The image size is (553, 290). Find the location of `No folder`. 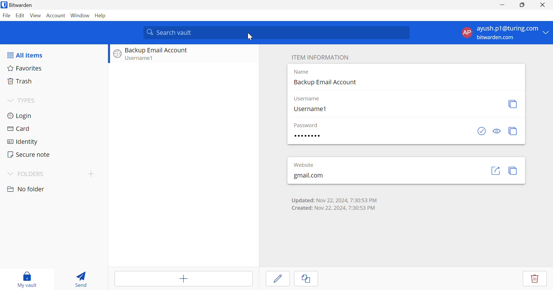

No folder is located at coordinates (26, 190).